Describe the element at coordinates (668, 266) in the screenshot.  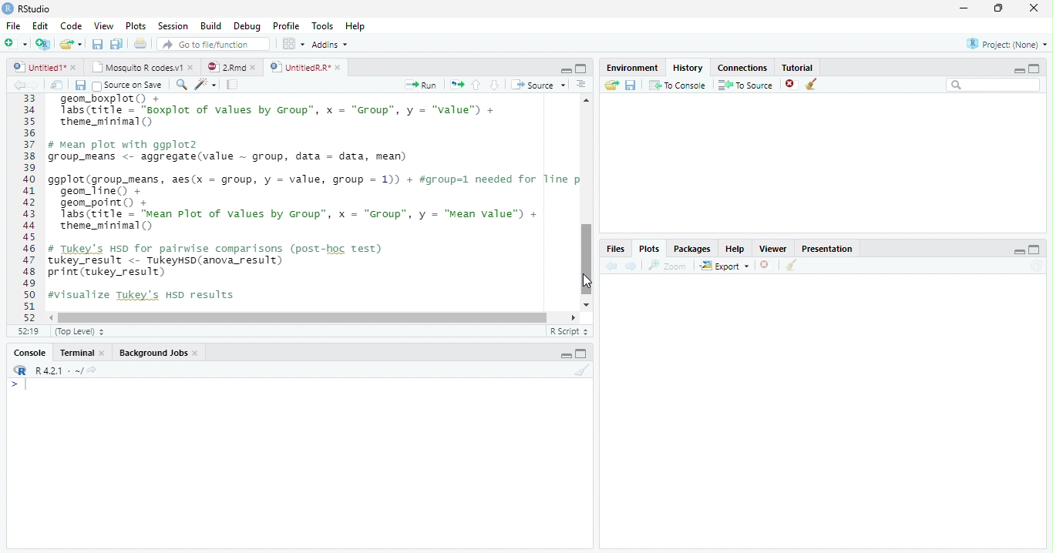
I see `Zoom` at that location.